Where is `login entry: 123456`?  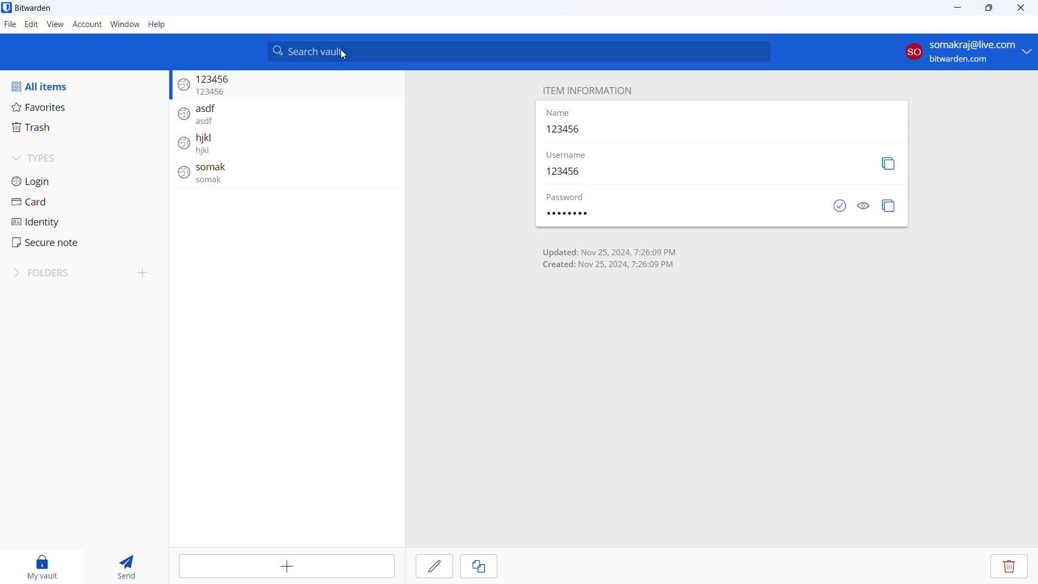
login entry: 123456 is located at coordinates (287, 86).